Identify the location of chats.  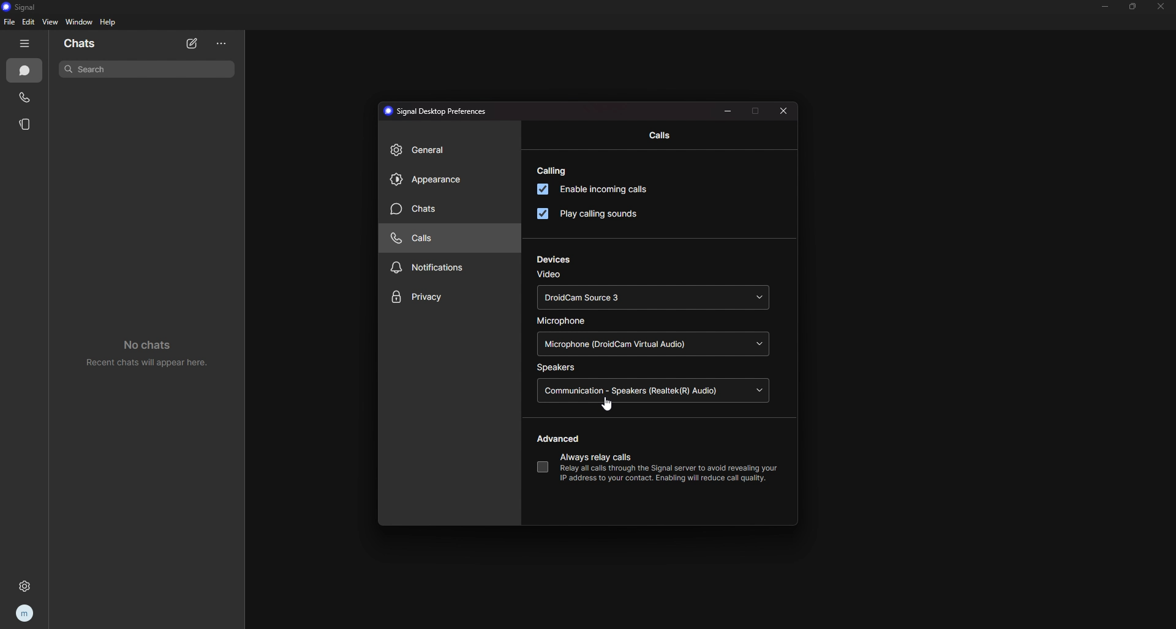
(443, 209).